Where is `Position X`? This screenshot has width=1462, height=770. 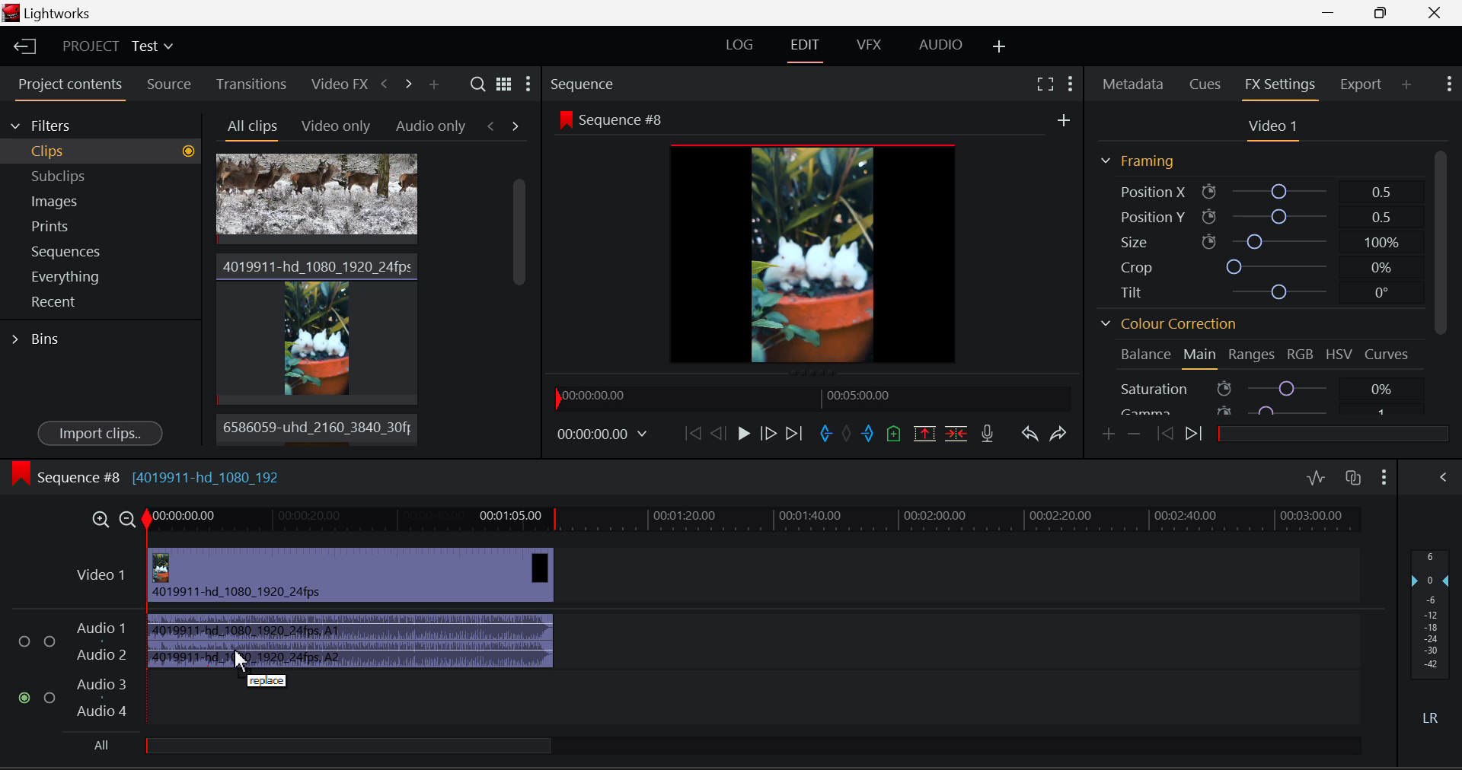
Position X is located at coordinates (1266, 189).